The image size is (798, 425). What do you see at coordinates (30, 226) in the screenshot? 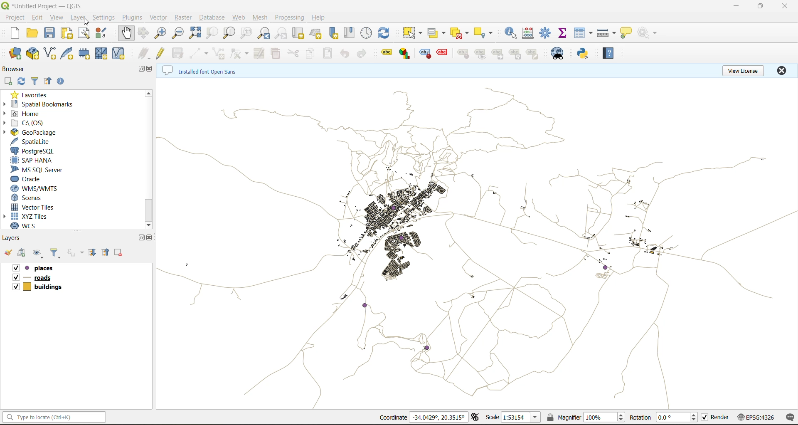
I see `wcs` at bounding box center [30, 226].